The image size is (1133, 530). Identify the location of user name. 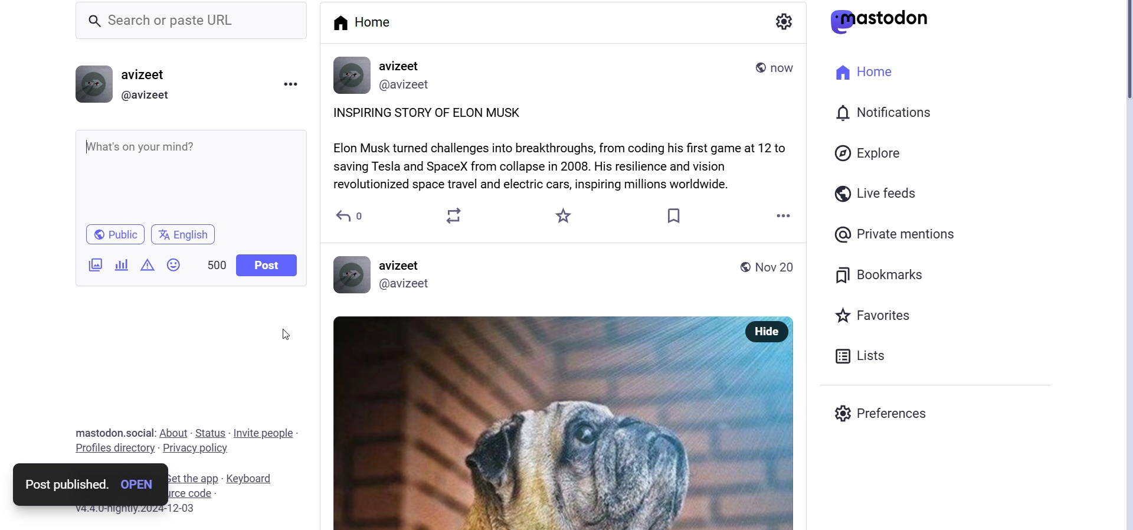
(150, 73).